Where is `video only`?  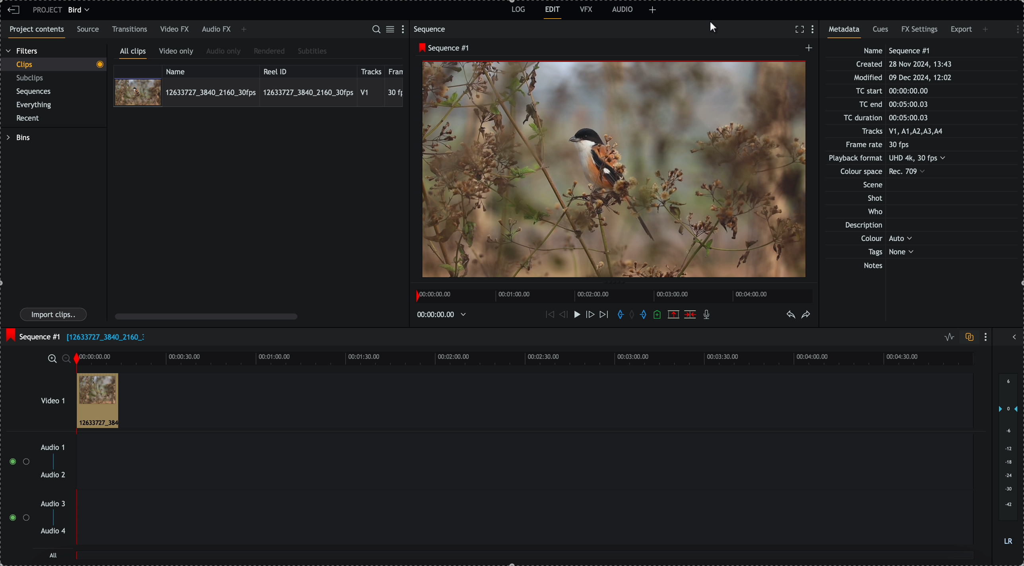
video only is located at coordinates (178, 52).